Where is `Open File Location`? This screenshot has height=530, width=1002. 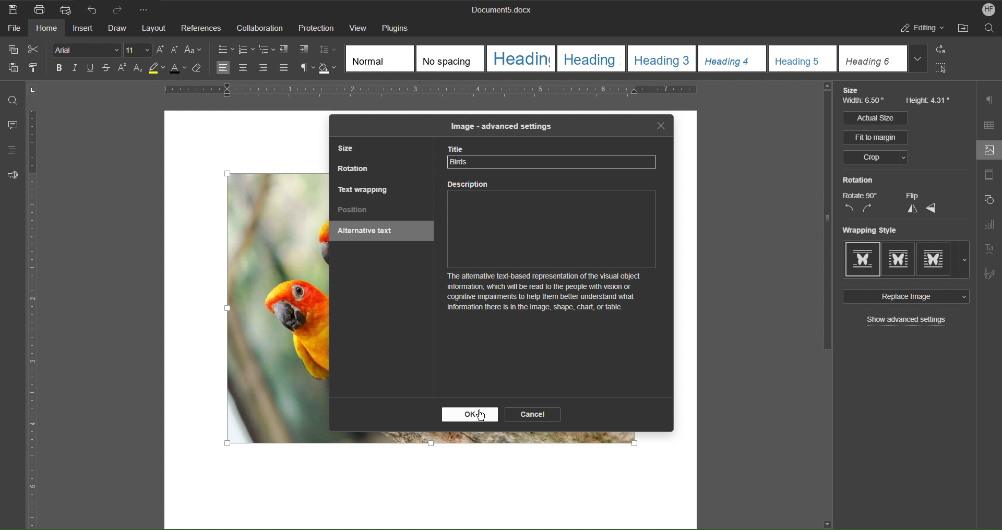 Open File Location is located at coordinates (965, 30).